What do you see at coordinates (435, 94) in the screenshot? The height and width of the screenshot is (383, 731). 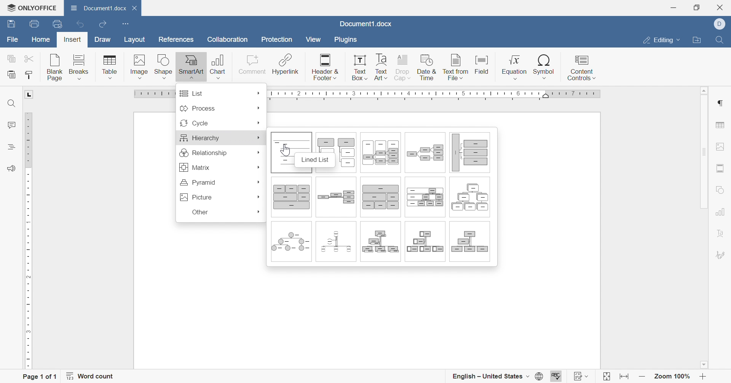 I see `Ruler` at bounding box center [435, 94].